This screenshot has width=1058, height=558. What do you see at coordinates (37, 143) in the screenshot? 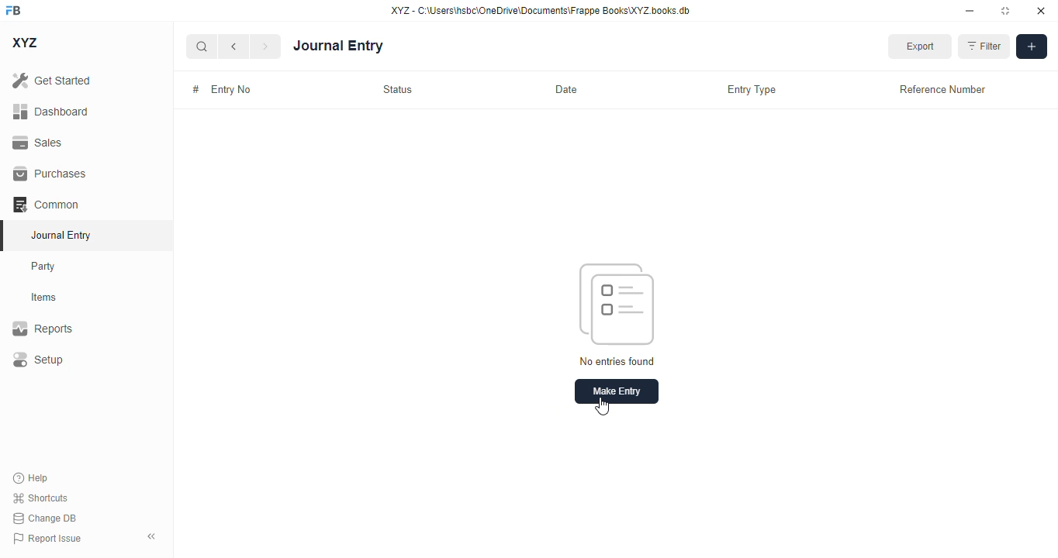
I see `sales` at bounding box center [37, 143].